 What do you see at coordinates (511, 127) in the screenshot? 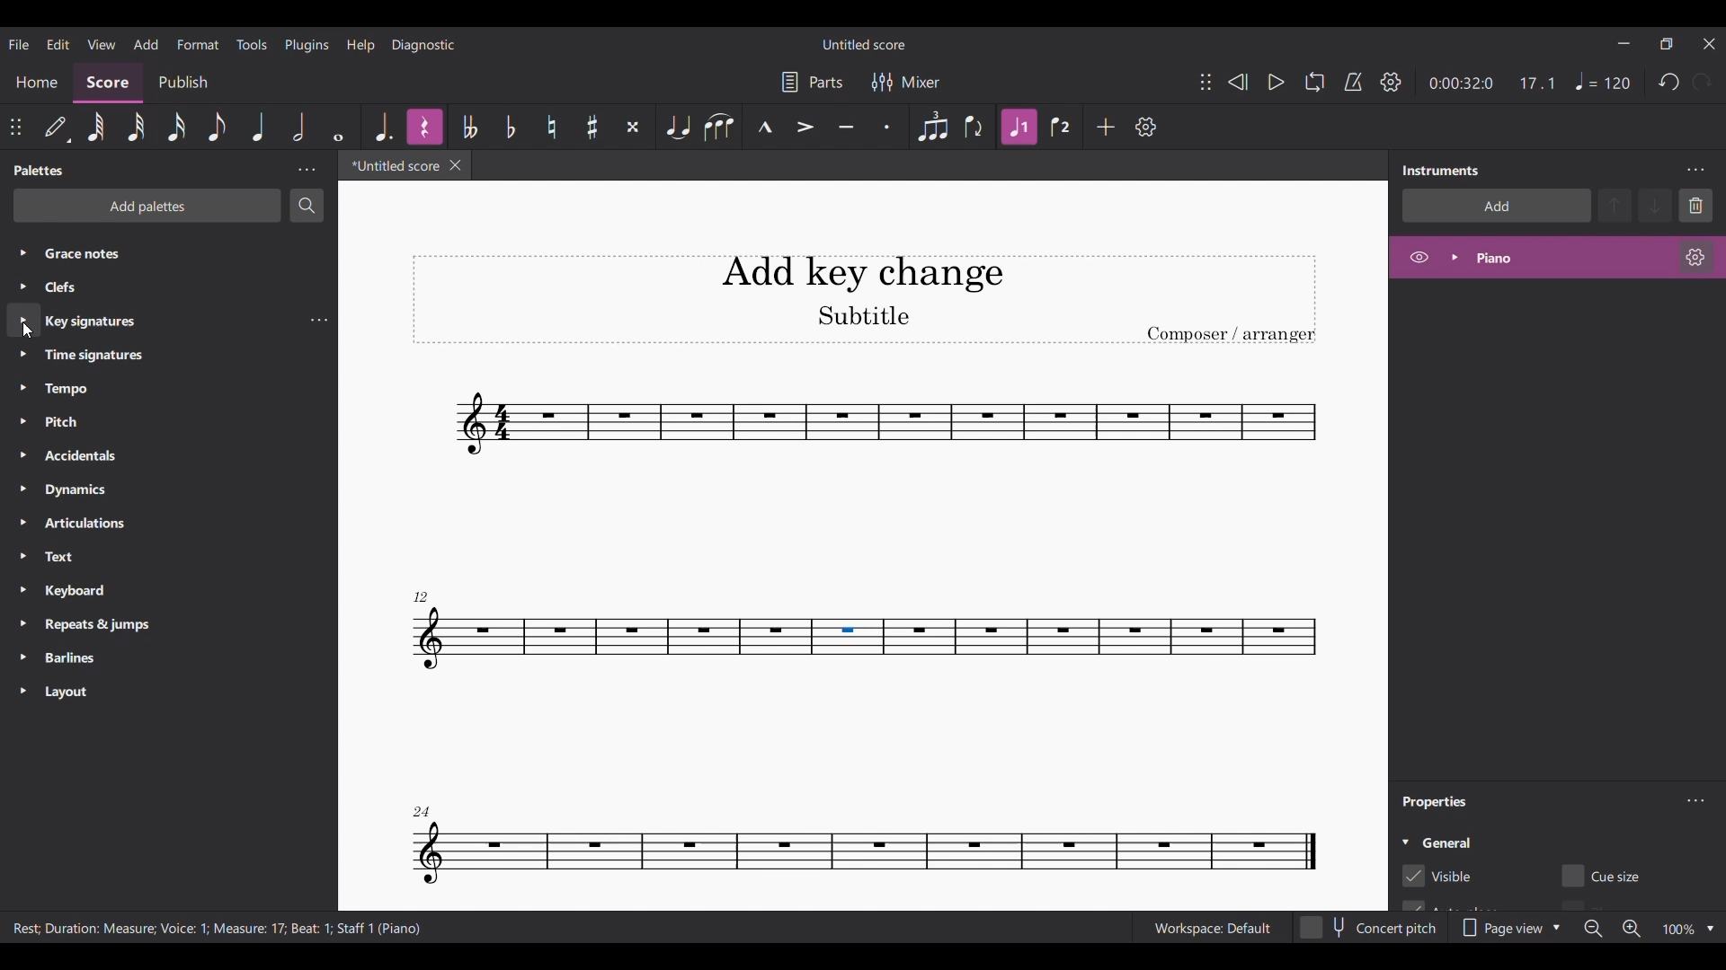
I see `Toggle flat` at bounding box center [511, 127].